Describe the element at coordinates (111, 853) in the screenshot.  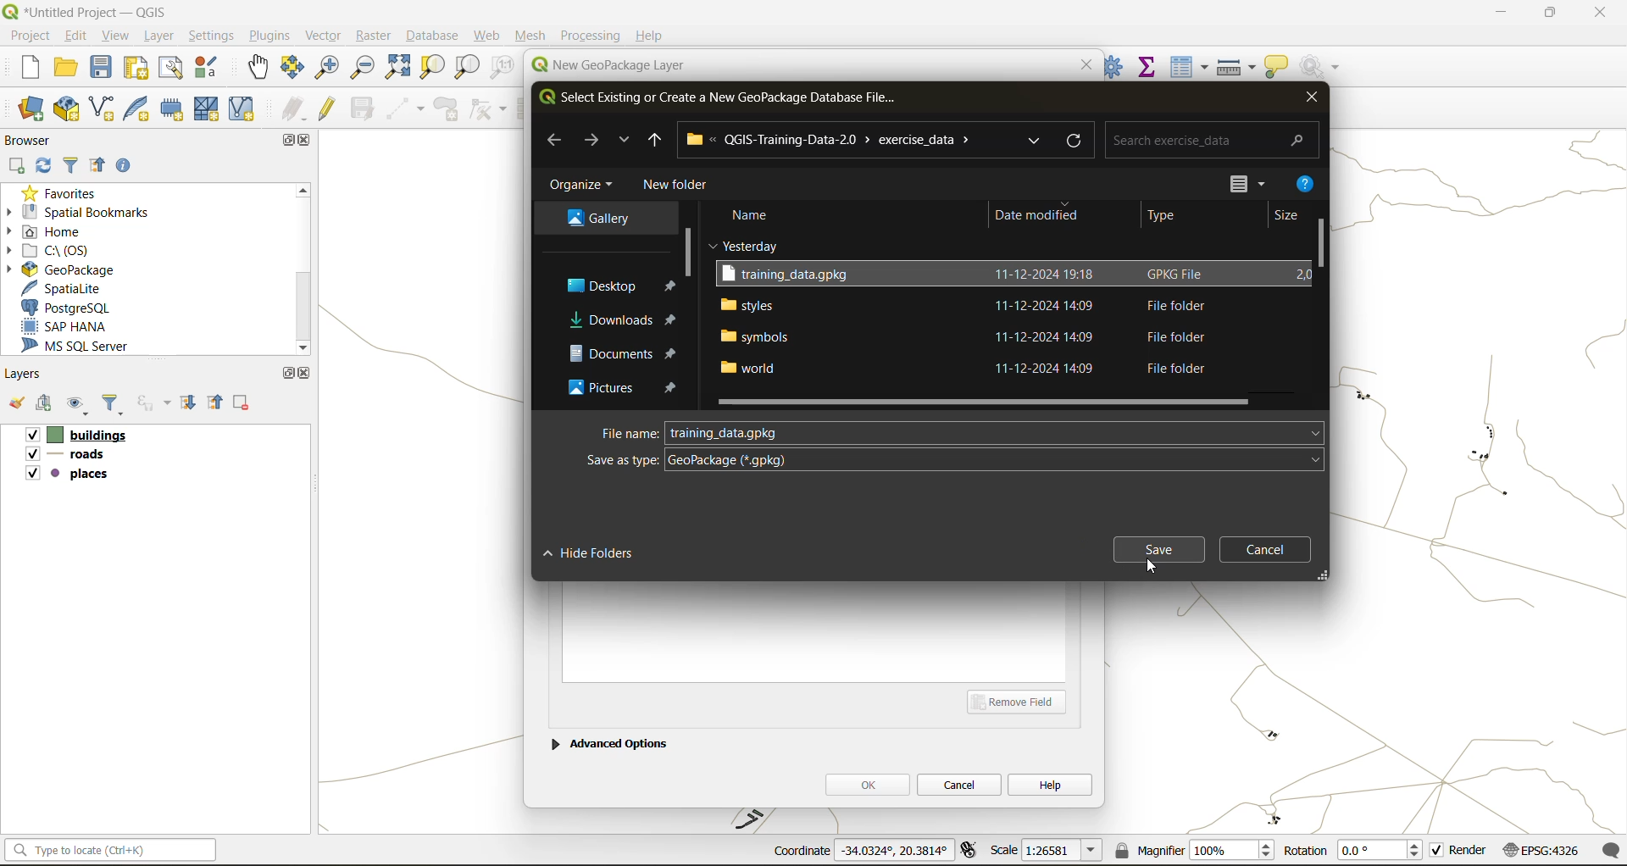
I see `Type to locate (Ctrl+K)(status bar)` at that location.